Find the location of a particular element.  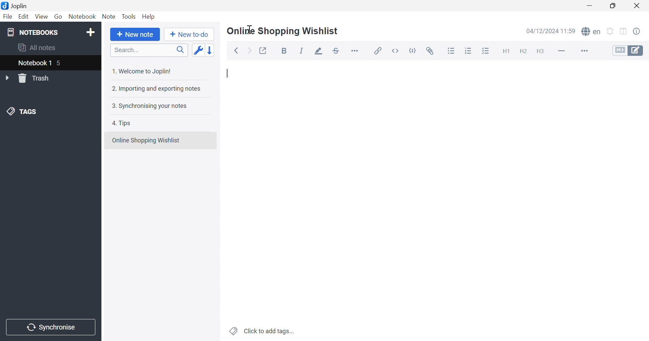

Code is located at coordinates (413, 50).